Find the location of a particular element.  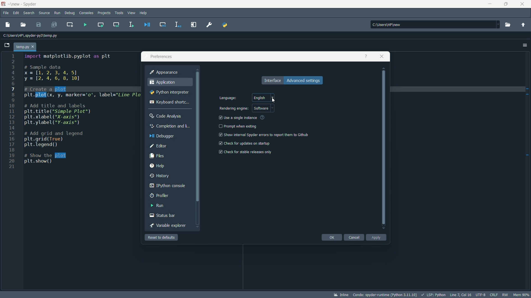

application is located at coordinates (163, 82).